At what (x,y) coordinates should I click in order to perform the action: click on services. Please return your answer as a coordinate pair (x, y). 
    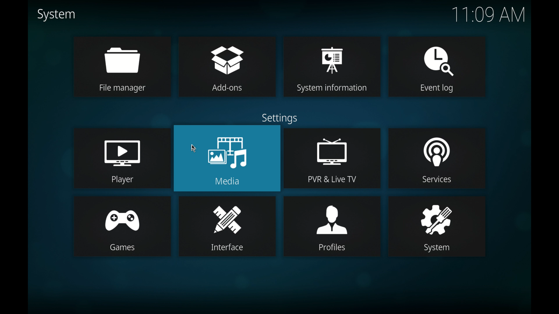
    Looking at the image, I should click on (437, 158).